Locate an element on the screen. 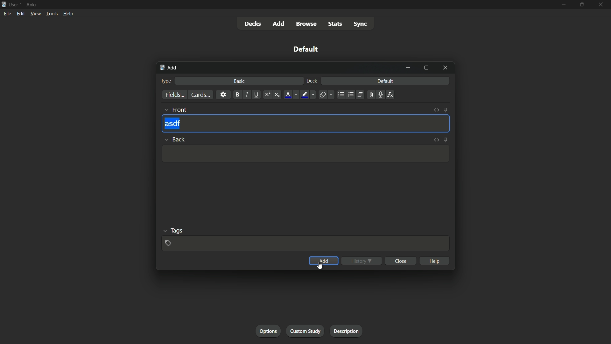 This screenshot has width=611, height=344. default is located at coordinates (304, 49).